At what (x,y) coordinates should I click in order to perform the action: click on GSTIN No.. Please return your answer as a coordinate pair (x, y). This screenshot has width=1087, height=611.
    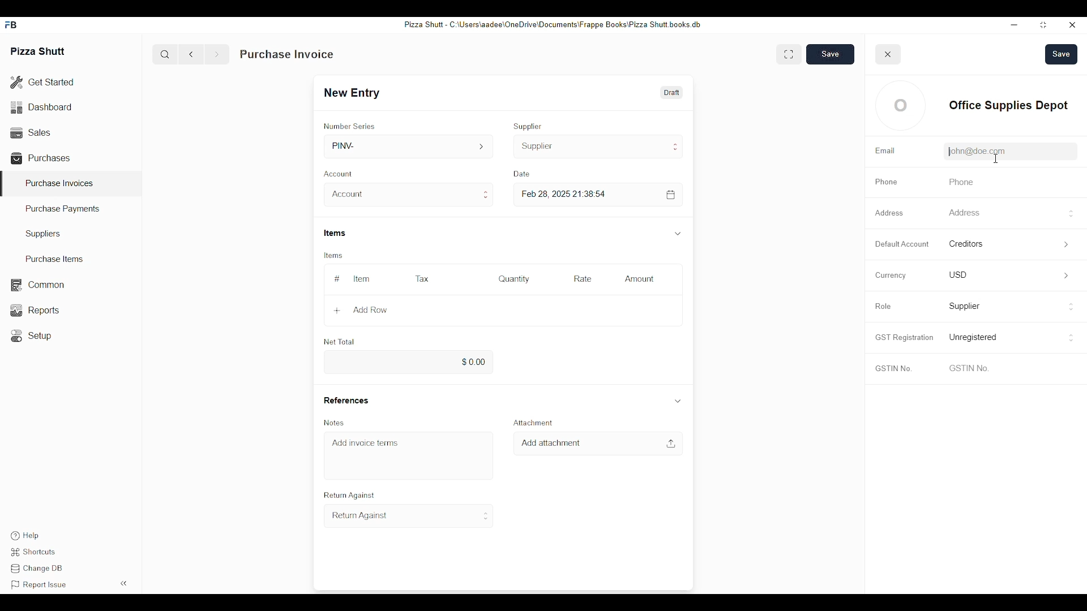
    Looking at the image, I should click on (893, 369).